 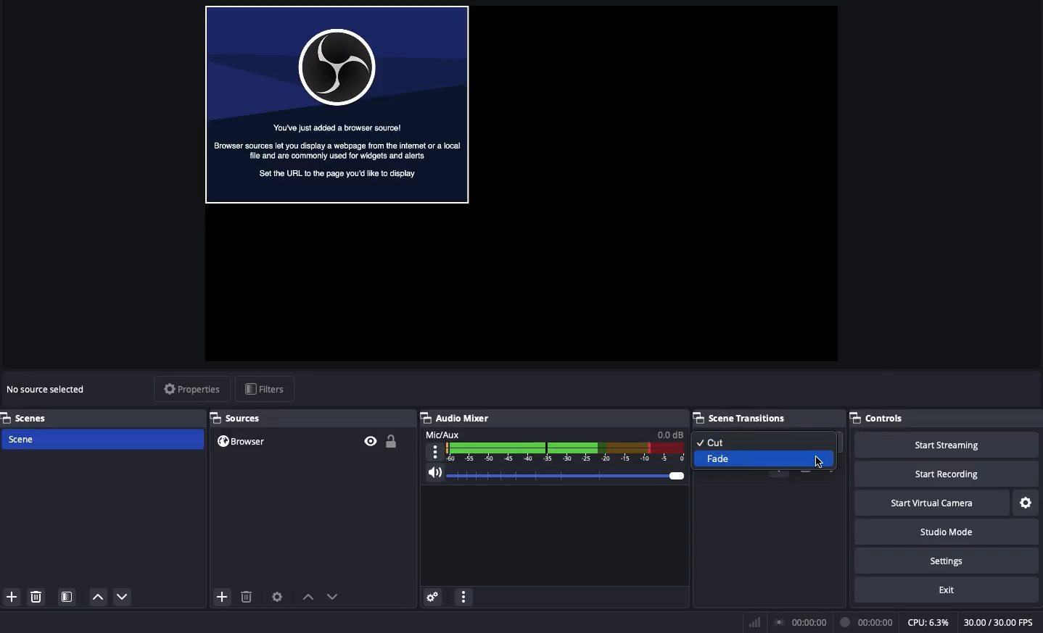 What do you see at coordinates (821, 464) in the screenshot?
I see `cursor` at bounding box center [821, 464].